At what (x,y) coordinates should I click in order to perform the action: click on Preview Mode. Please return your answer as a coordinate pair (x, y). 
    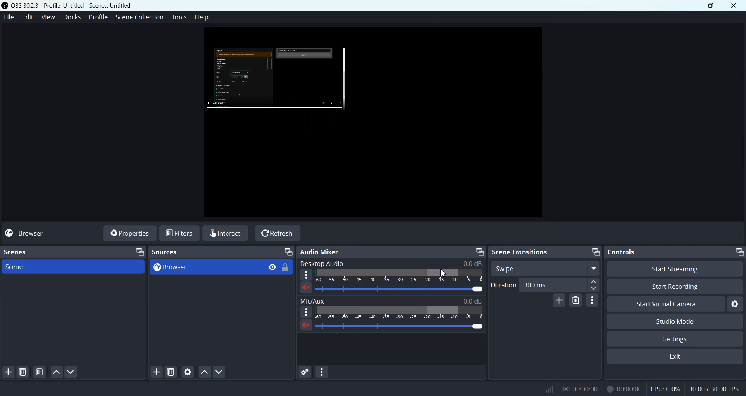
    Looking at the image, I should click on (373, 124).